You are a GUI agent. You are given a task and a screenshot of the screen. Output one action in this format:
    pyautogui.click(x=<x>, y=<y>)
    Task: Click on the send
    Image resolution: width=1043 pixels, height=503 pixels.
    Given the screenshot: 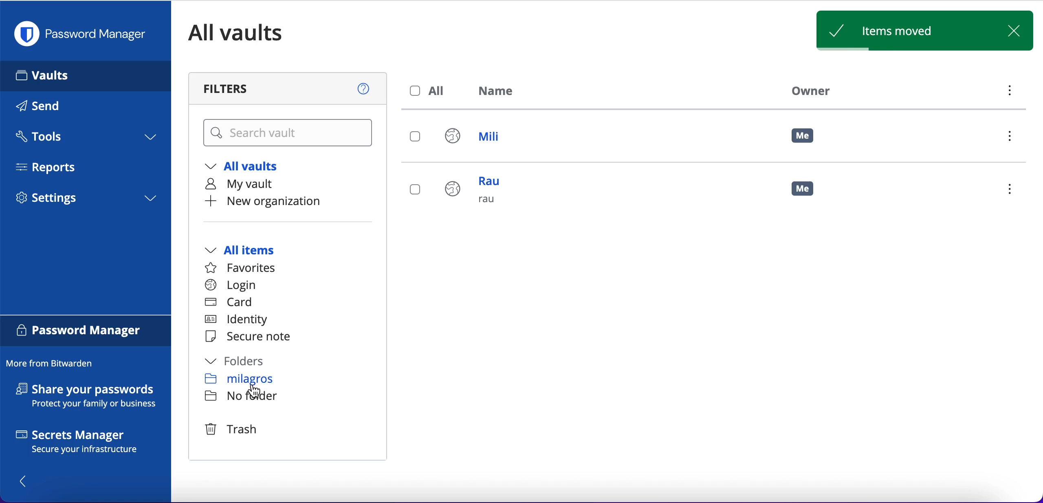 What is the action you would take?
    pyautogui.click(x=50, y=108)
    